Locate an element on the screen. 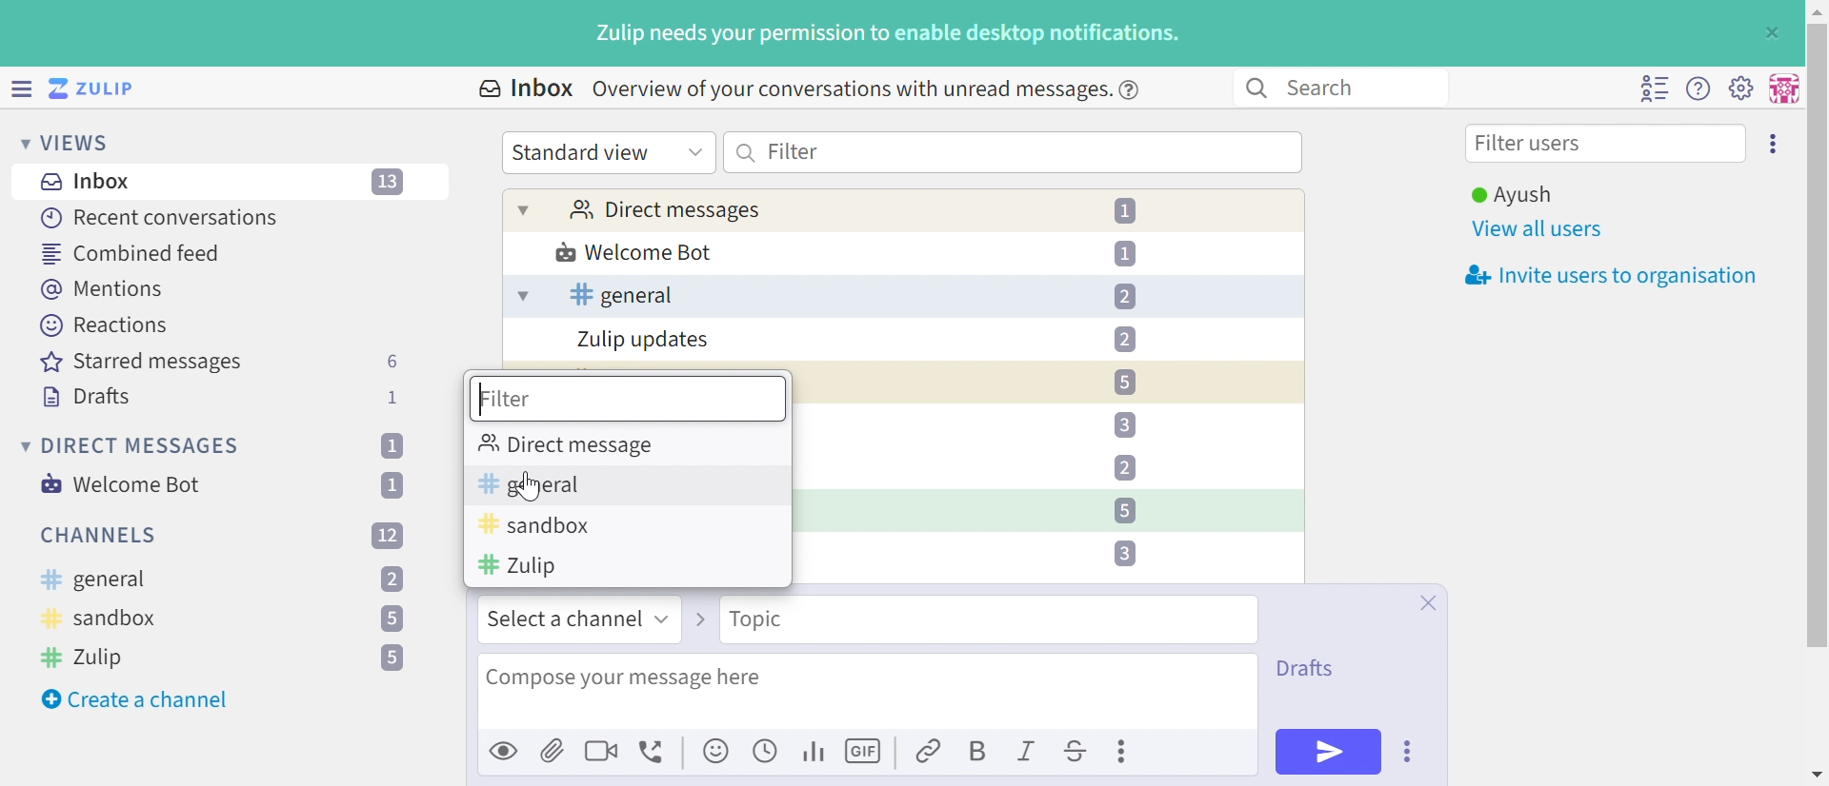 This screenshot has height=786, width=1829. Help Center is located at coordinates (1135, 88).